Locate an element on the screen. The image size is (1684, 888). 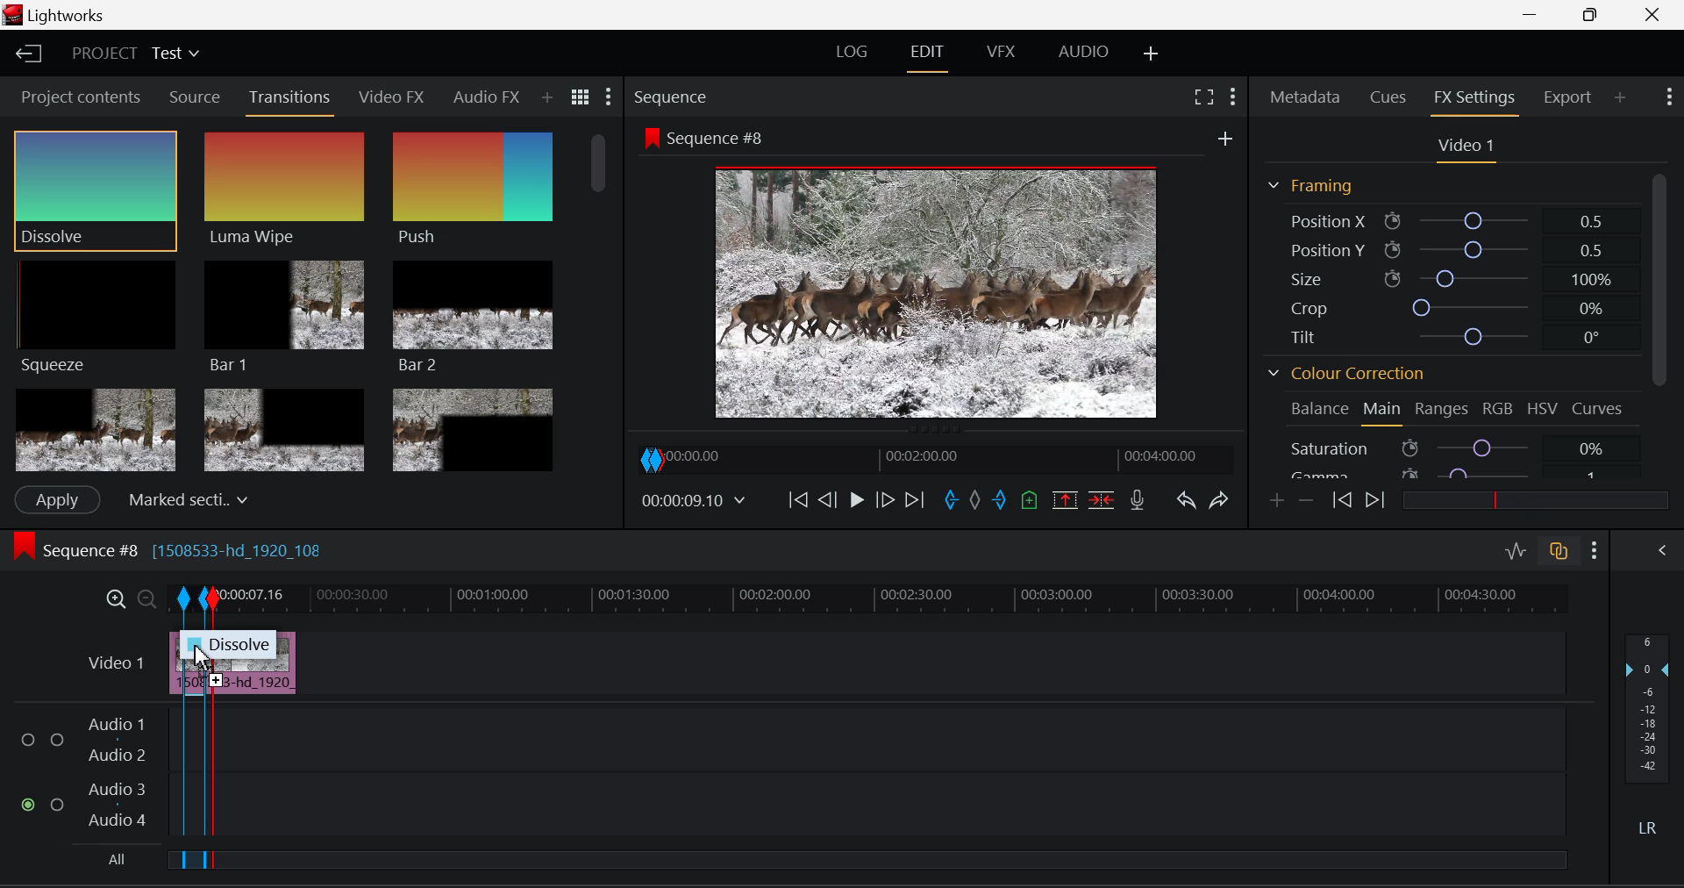
Show Audio Mix is located at coordinates (1663, 553).